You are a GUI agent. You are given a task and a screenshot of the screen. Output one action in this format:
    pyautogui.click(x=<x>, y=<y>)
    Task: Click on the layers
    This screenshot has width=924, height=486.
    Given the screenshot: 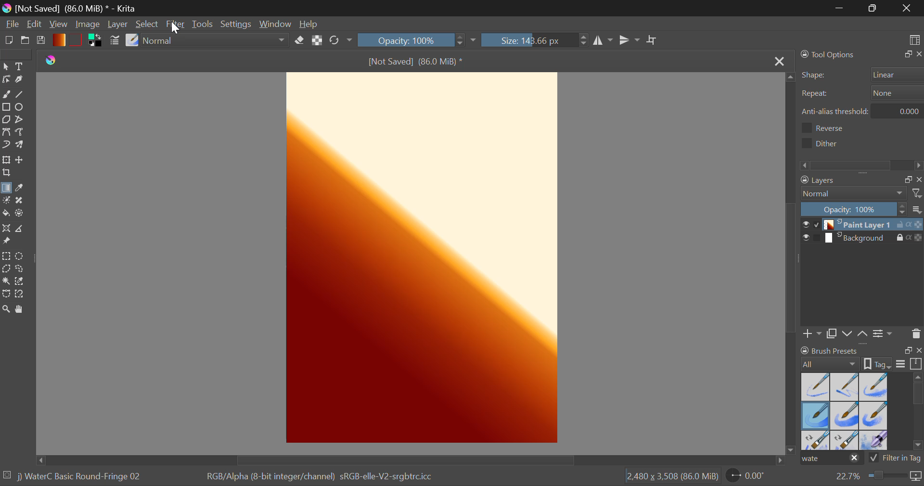 What is the action you would take?
    pyautogui.click(x=845, y=181)
    